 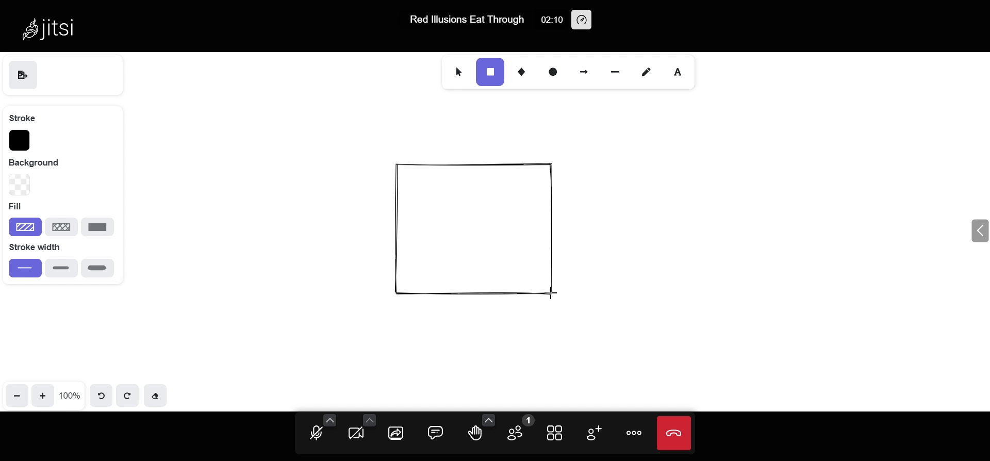 What do you see at coordinates (369, 419) in the screenshot?
I see `more camera options` at bounding box center [369, 419].